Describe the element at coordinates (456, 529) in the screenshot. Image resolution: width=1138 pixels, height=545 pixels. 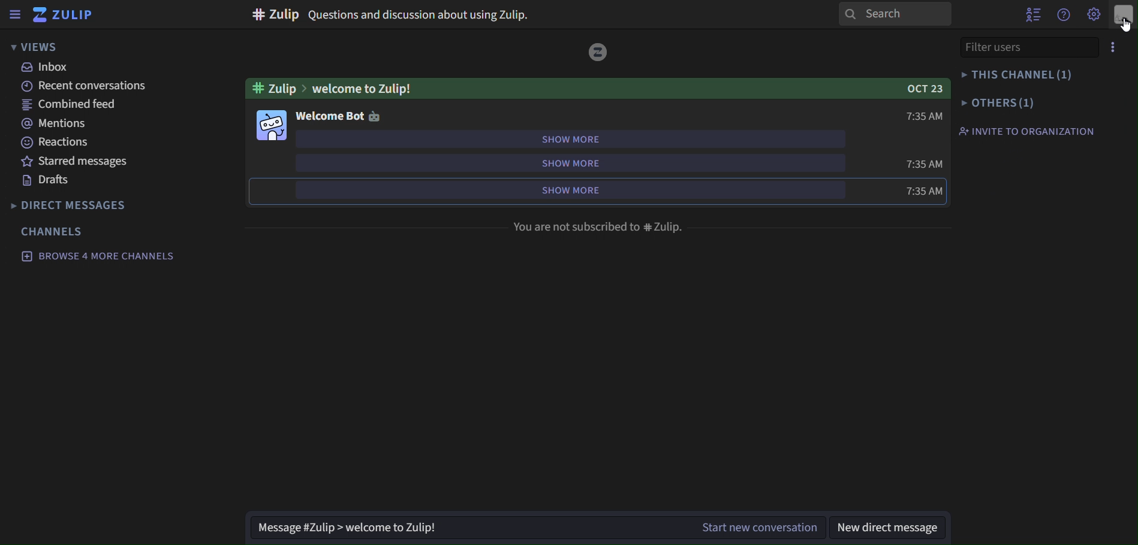
I see `Message #Zulip > welcome to Zulip!` at that location.